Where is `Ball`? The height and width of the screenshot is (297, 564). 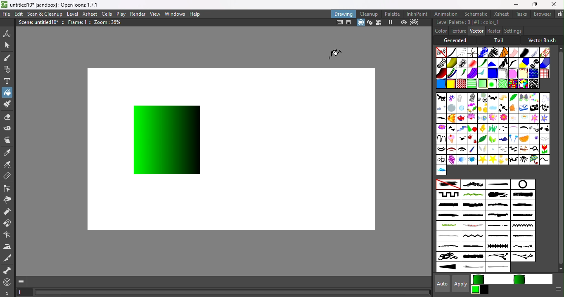 Ball is located at coordinates (492, 98).